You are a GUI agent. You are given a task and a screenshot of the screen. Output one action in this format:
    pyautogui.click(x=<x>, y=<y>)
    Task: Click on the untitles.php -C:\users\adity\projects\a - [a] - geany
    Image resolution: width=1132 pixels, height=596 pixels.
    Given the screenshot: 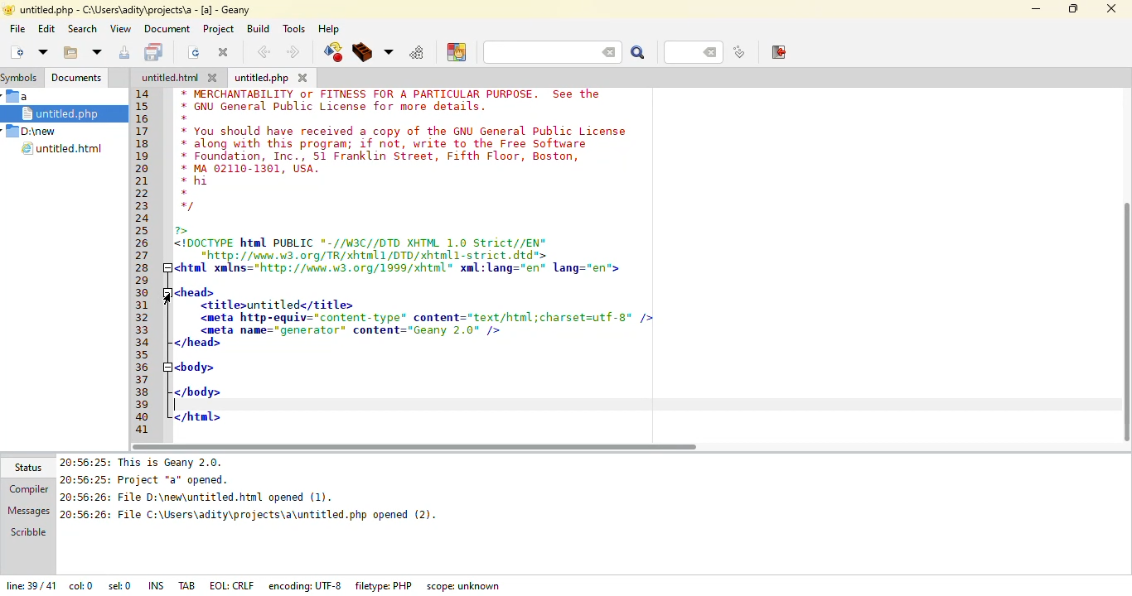 What is the action you would take?
    pyautogui.click(x=154, y=11)
    